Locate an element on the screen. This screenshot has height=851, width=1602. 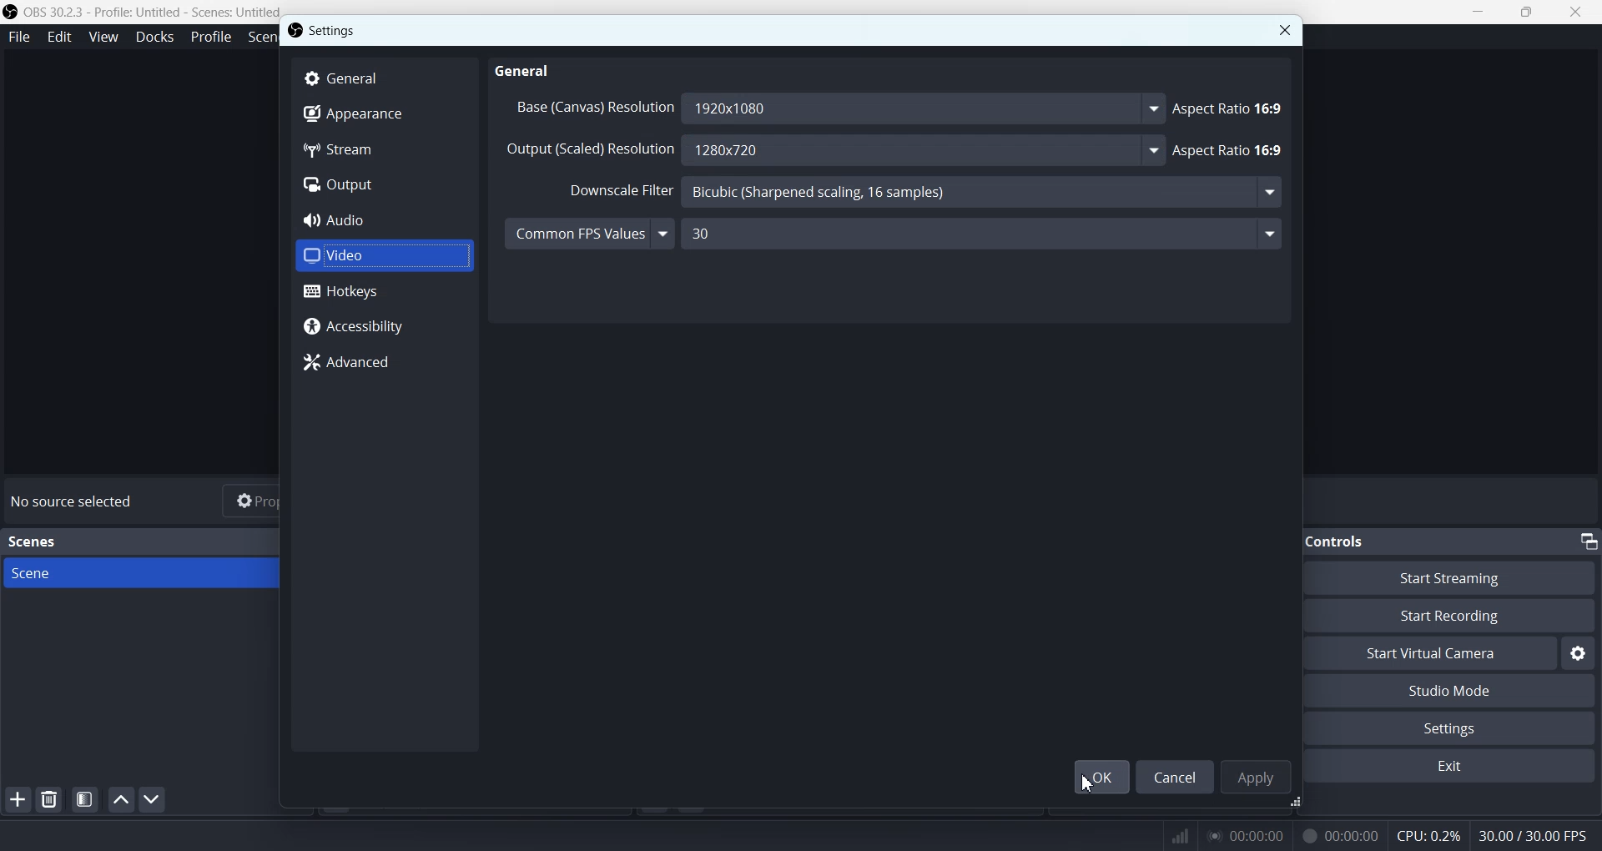
Video is located at coordinates (384, 255).